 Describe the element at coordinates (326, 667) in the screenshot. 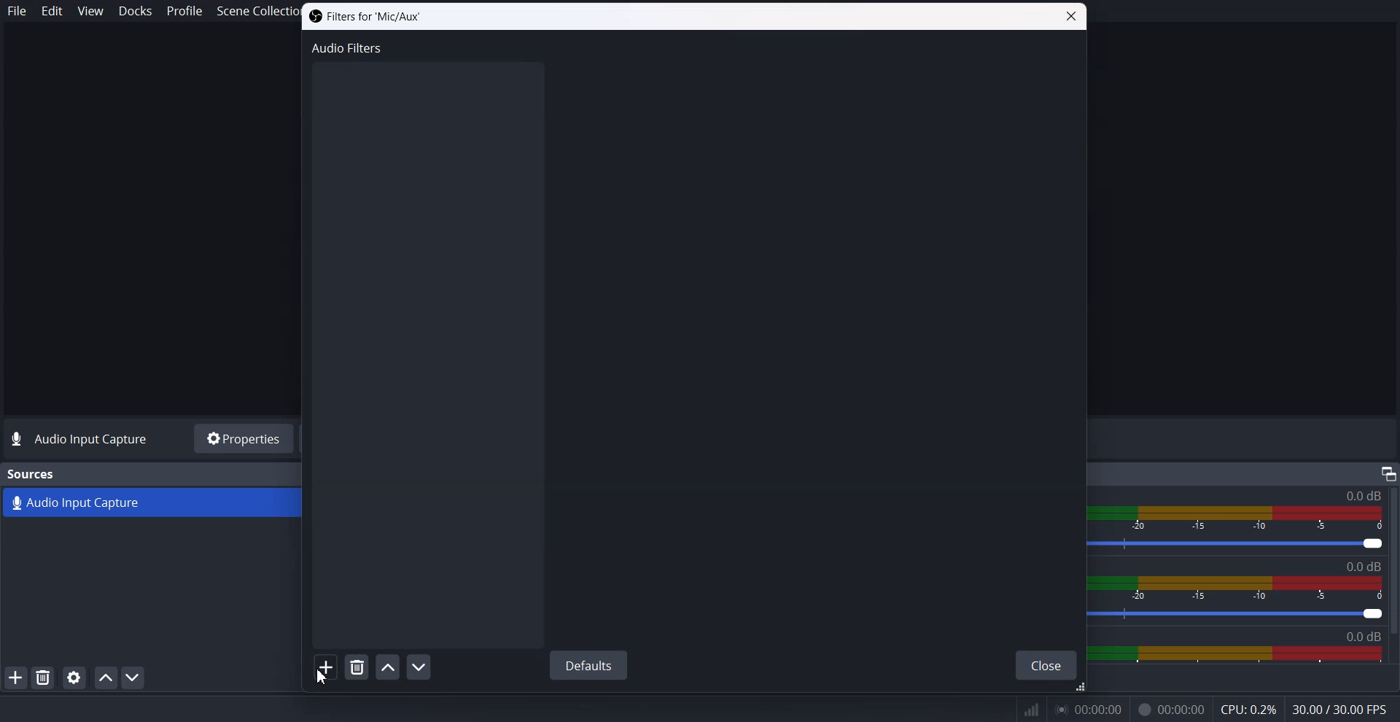

I see `Add Filters` at that location.